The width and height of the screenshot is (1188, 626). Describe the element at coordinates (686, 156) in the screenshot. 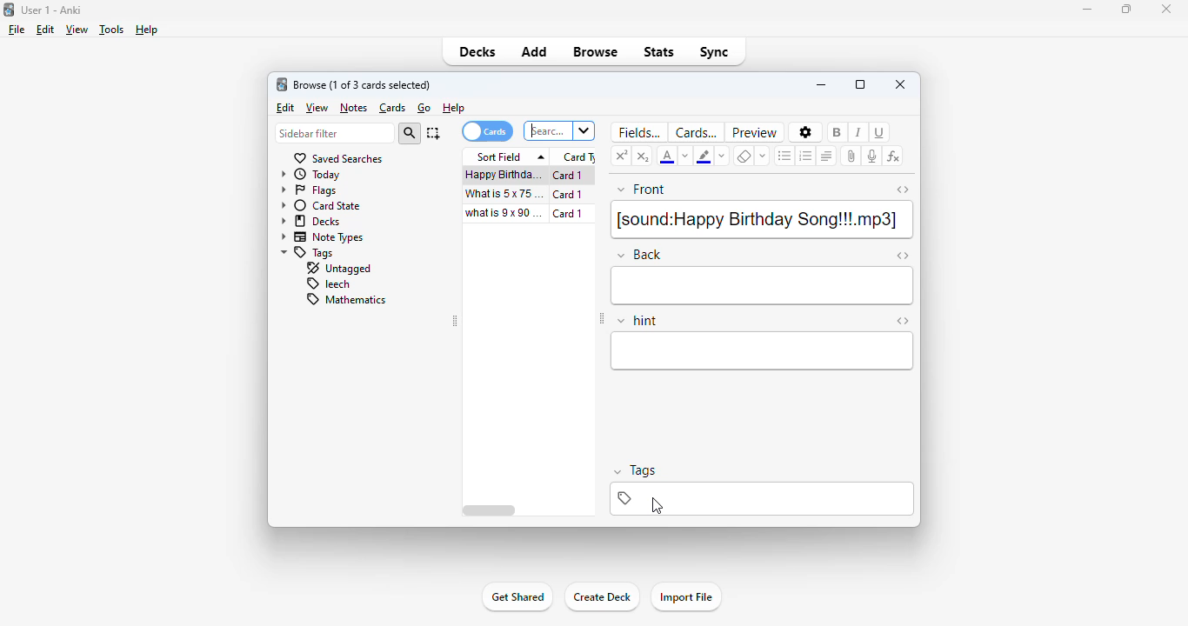

I see `change color` at that location.